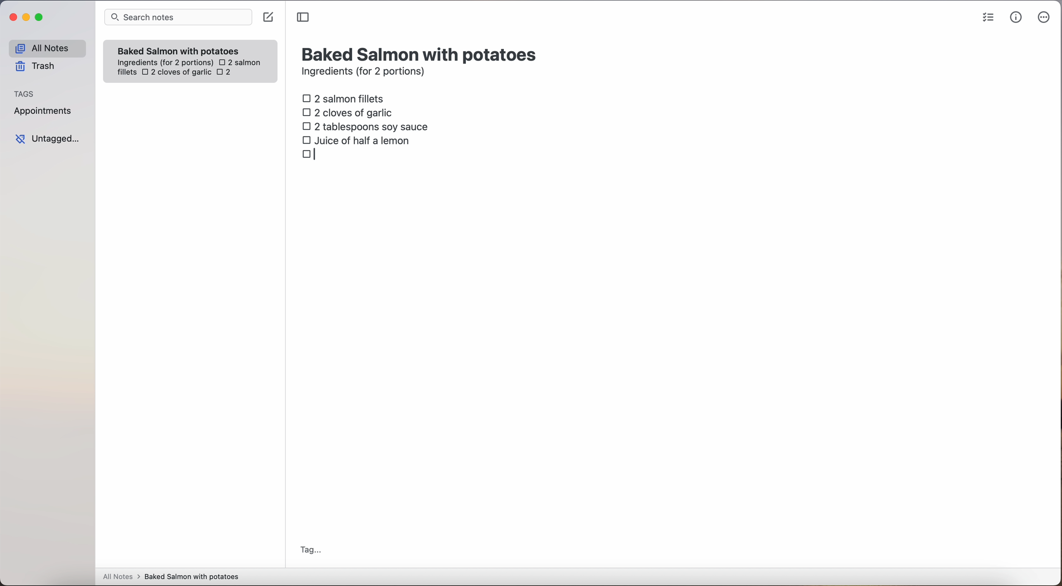  Describe the element at coordinates (171, 576) in the screenshot. I see `all notes > baked Salmon with potatoes` at that location.